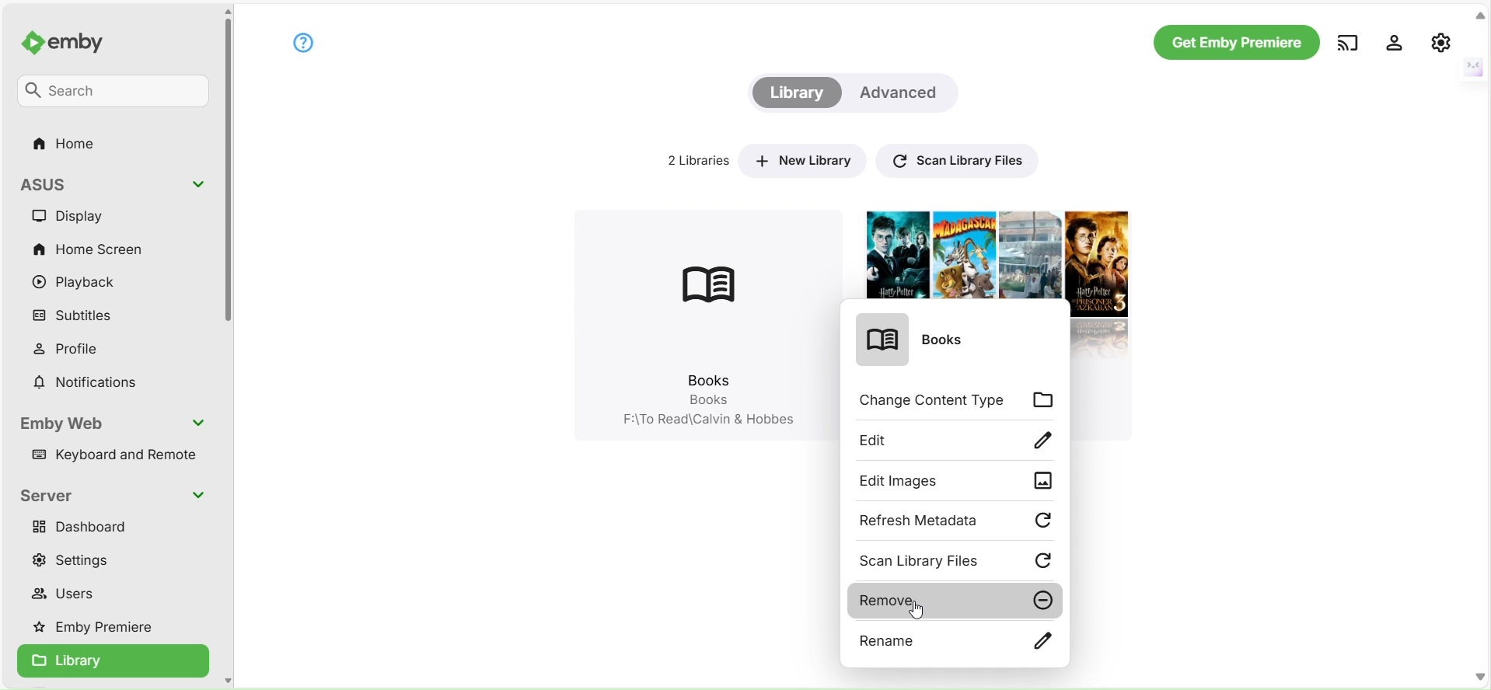 The width and height of the screenshot is (1491, 690). What do you see at coordinates (73, 44) in the screenshot?
I see `Application Logo and Name` at bounding box center [73, 44].